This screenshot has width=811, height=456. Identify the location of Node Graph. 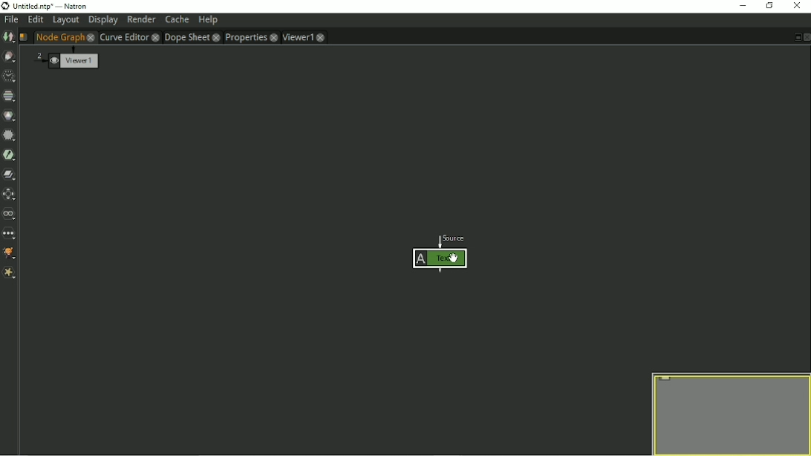
(59, 37).